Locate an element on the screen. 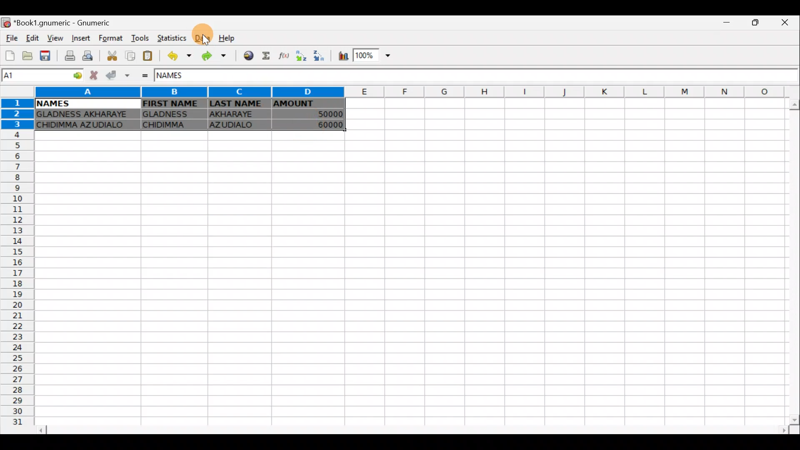  Formula bar is located at coordinates (500, 77).